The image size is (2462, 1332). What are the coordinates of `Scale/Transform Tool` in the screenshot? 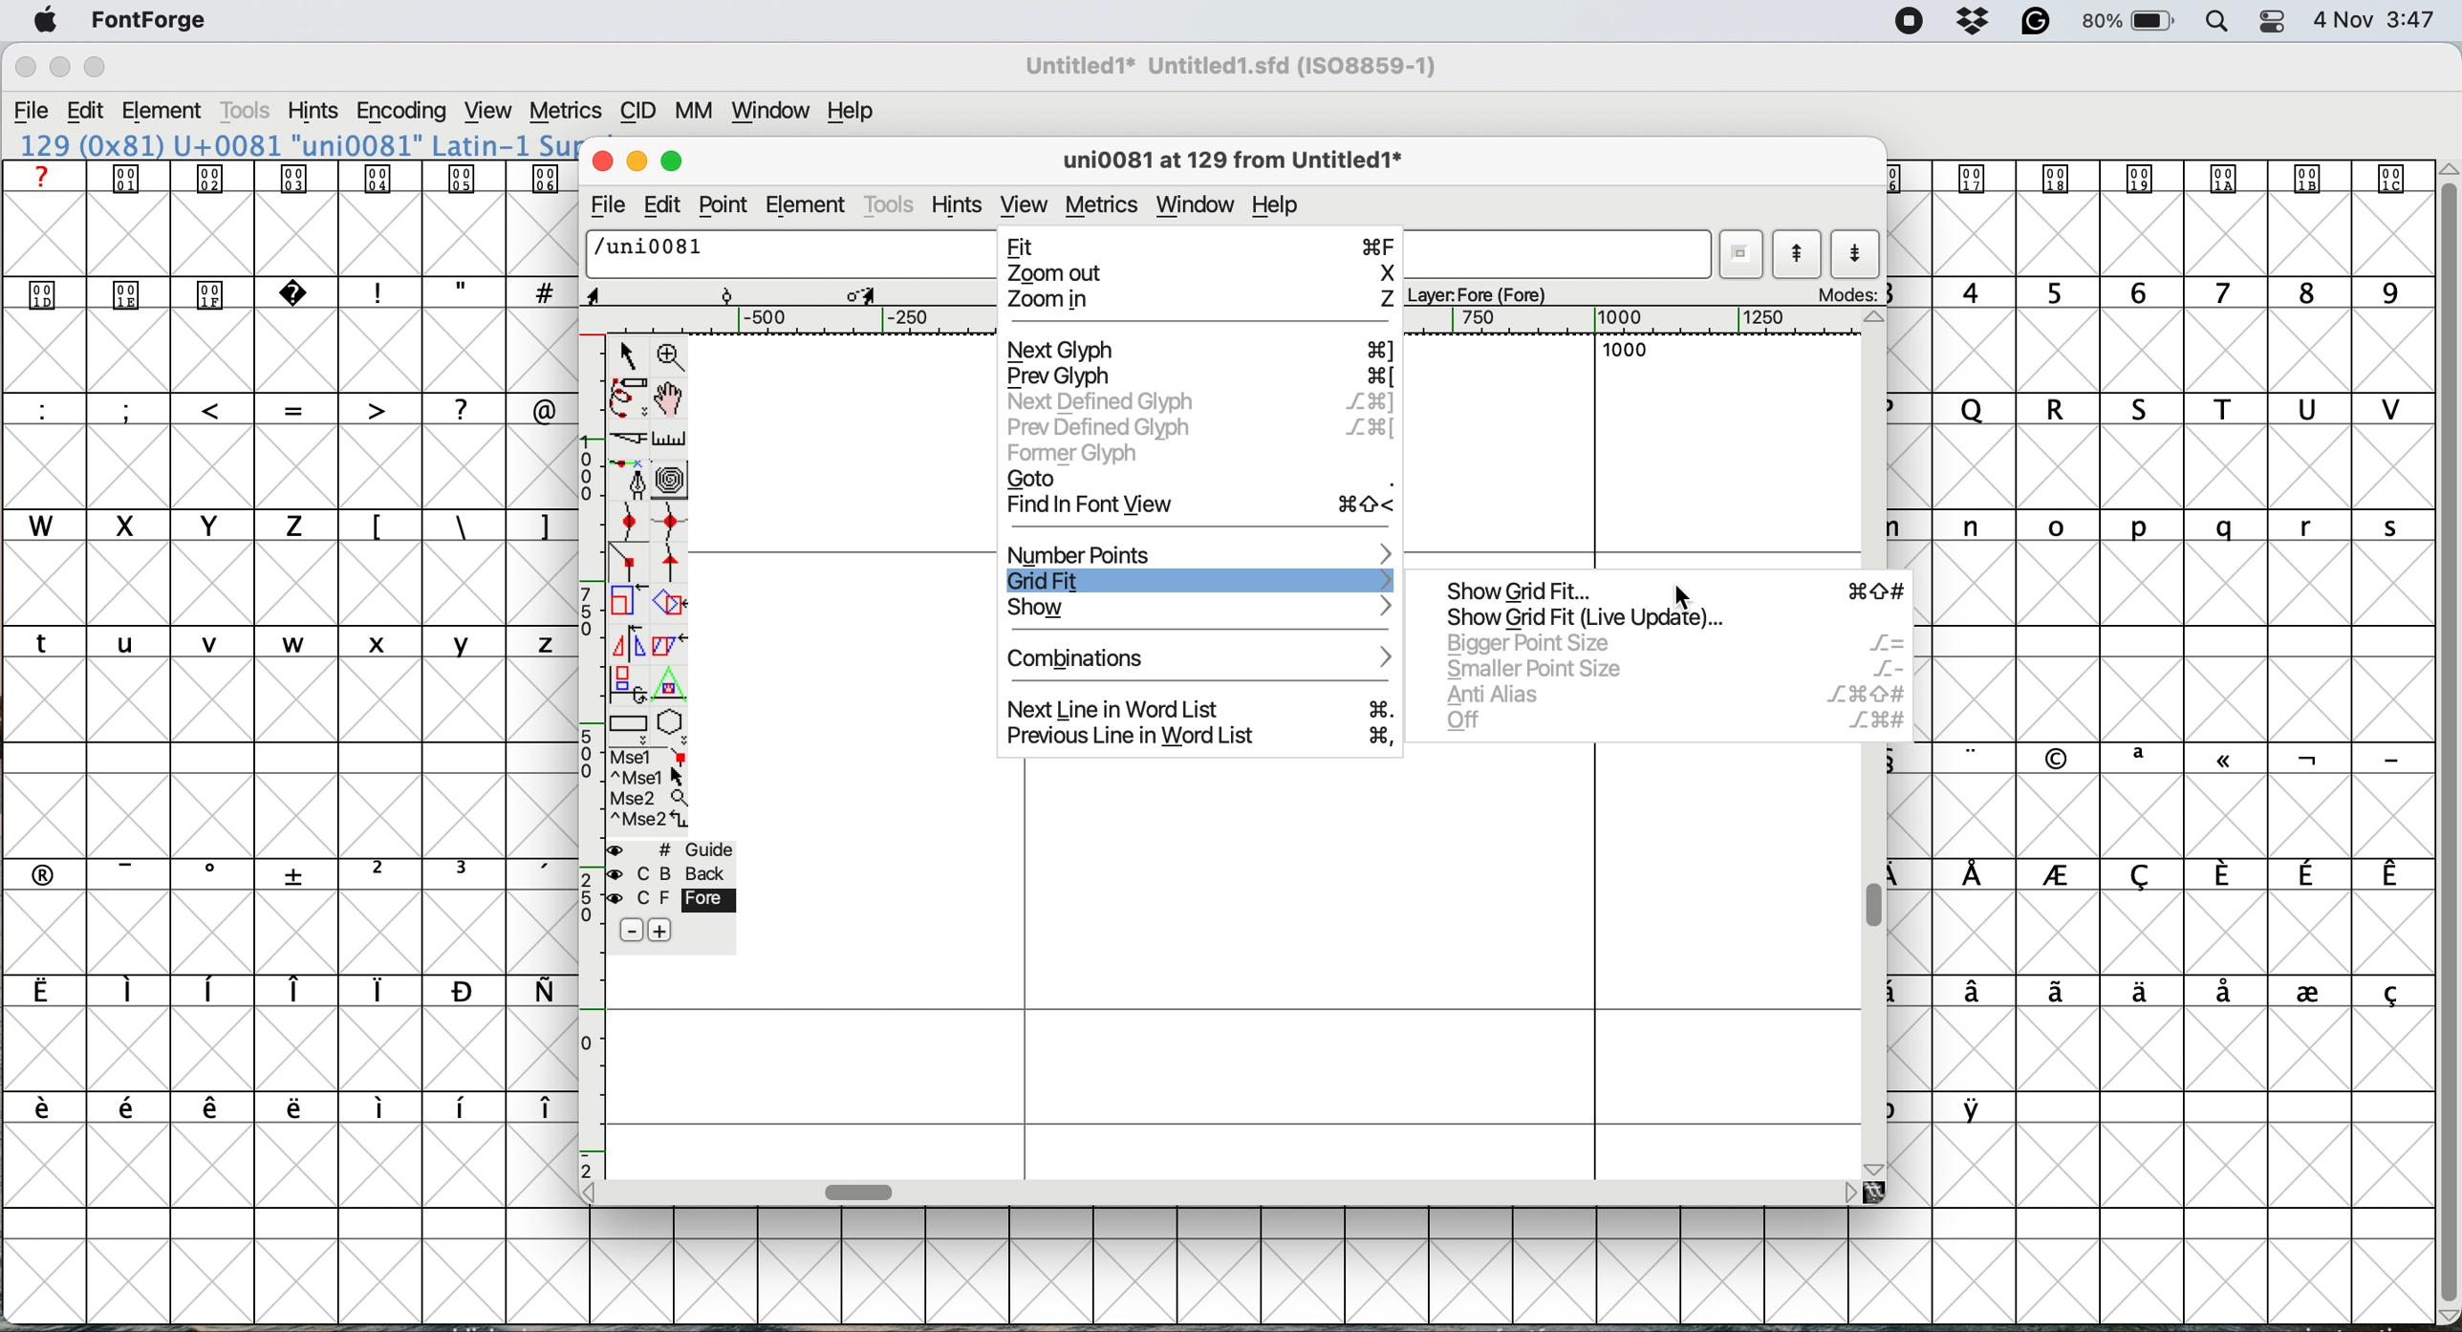 It's located at (862, 295).